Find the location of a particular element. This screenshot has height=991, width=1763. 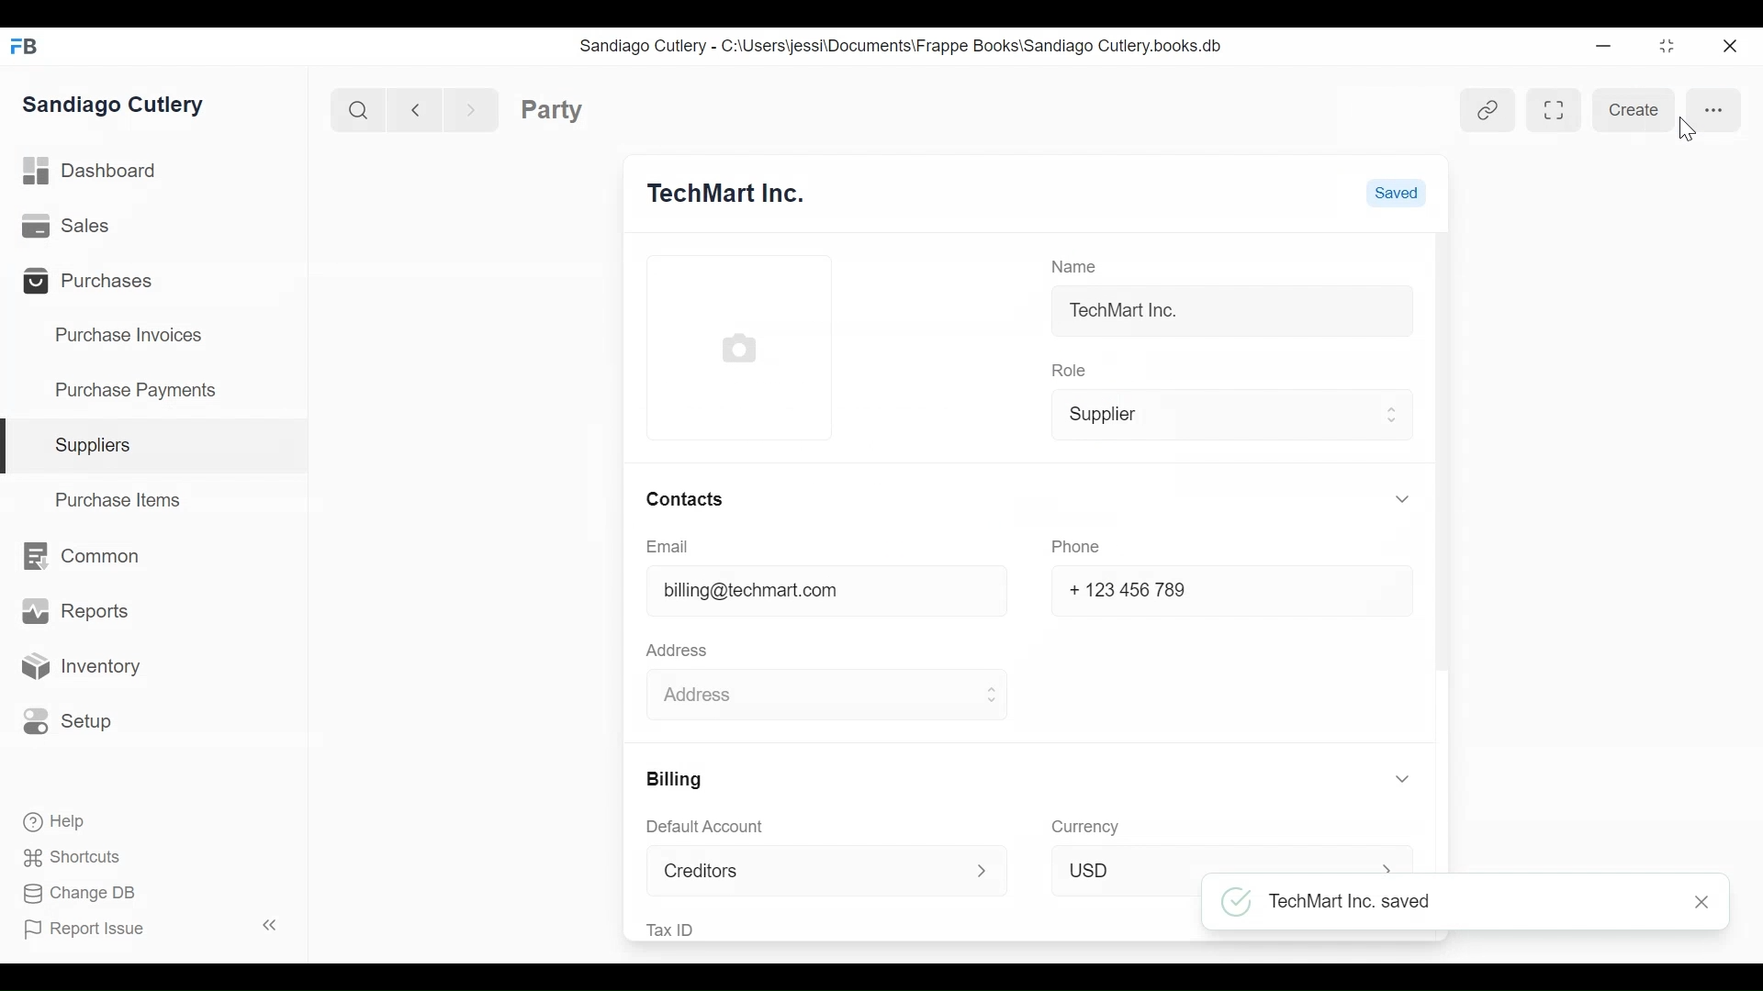

Purchase Payments is located at coordinates (142, 388).